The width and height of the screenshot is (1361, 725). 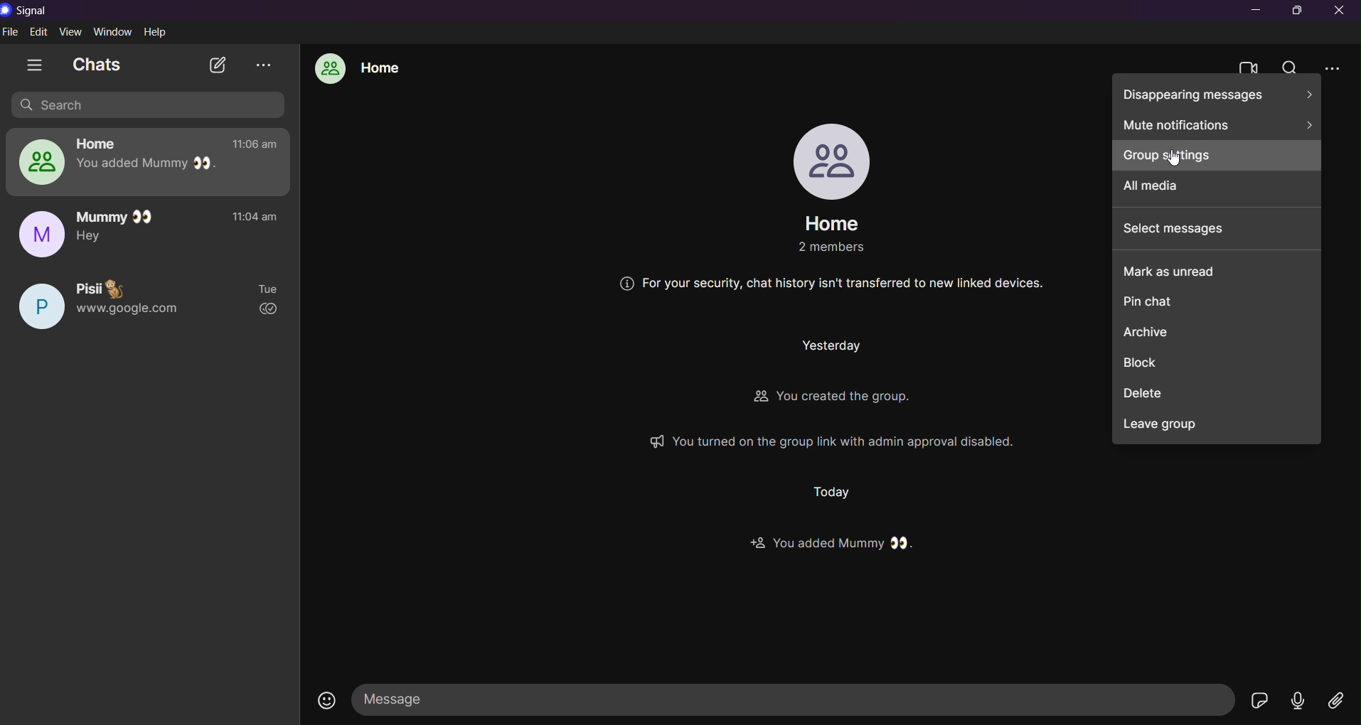 What do you see at coordinates (1218, 92) in the screenshot?
I see `disappearing messge` at bounding box center [1218, 92].